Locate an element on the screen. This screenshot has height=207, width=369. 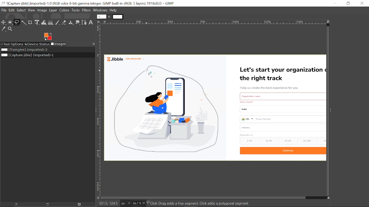
Foreground color is located at coordinates (48, 37).